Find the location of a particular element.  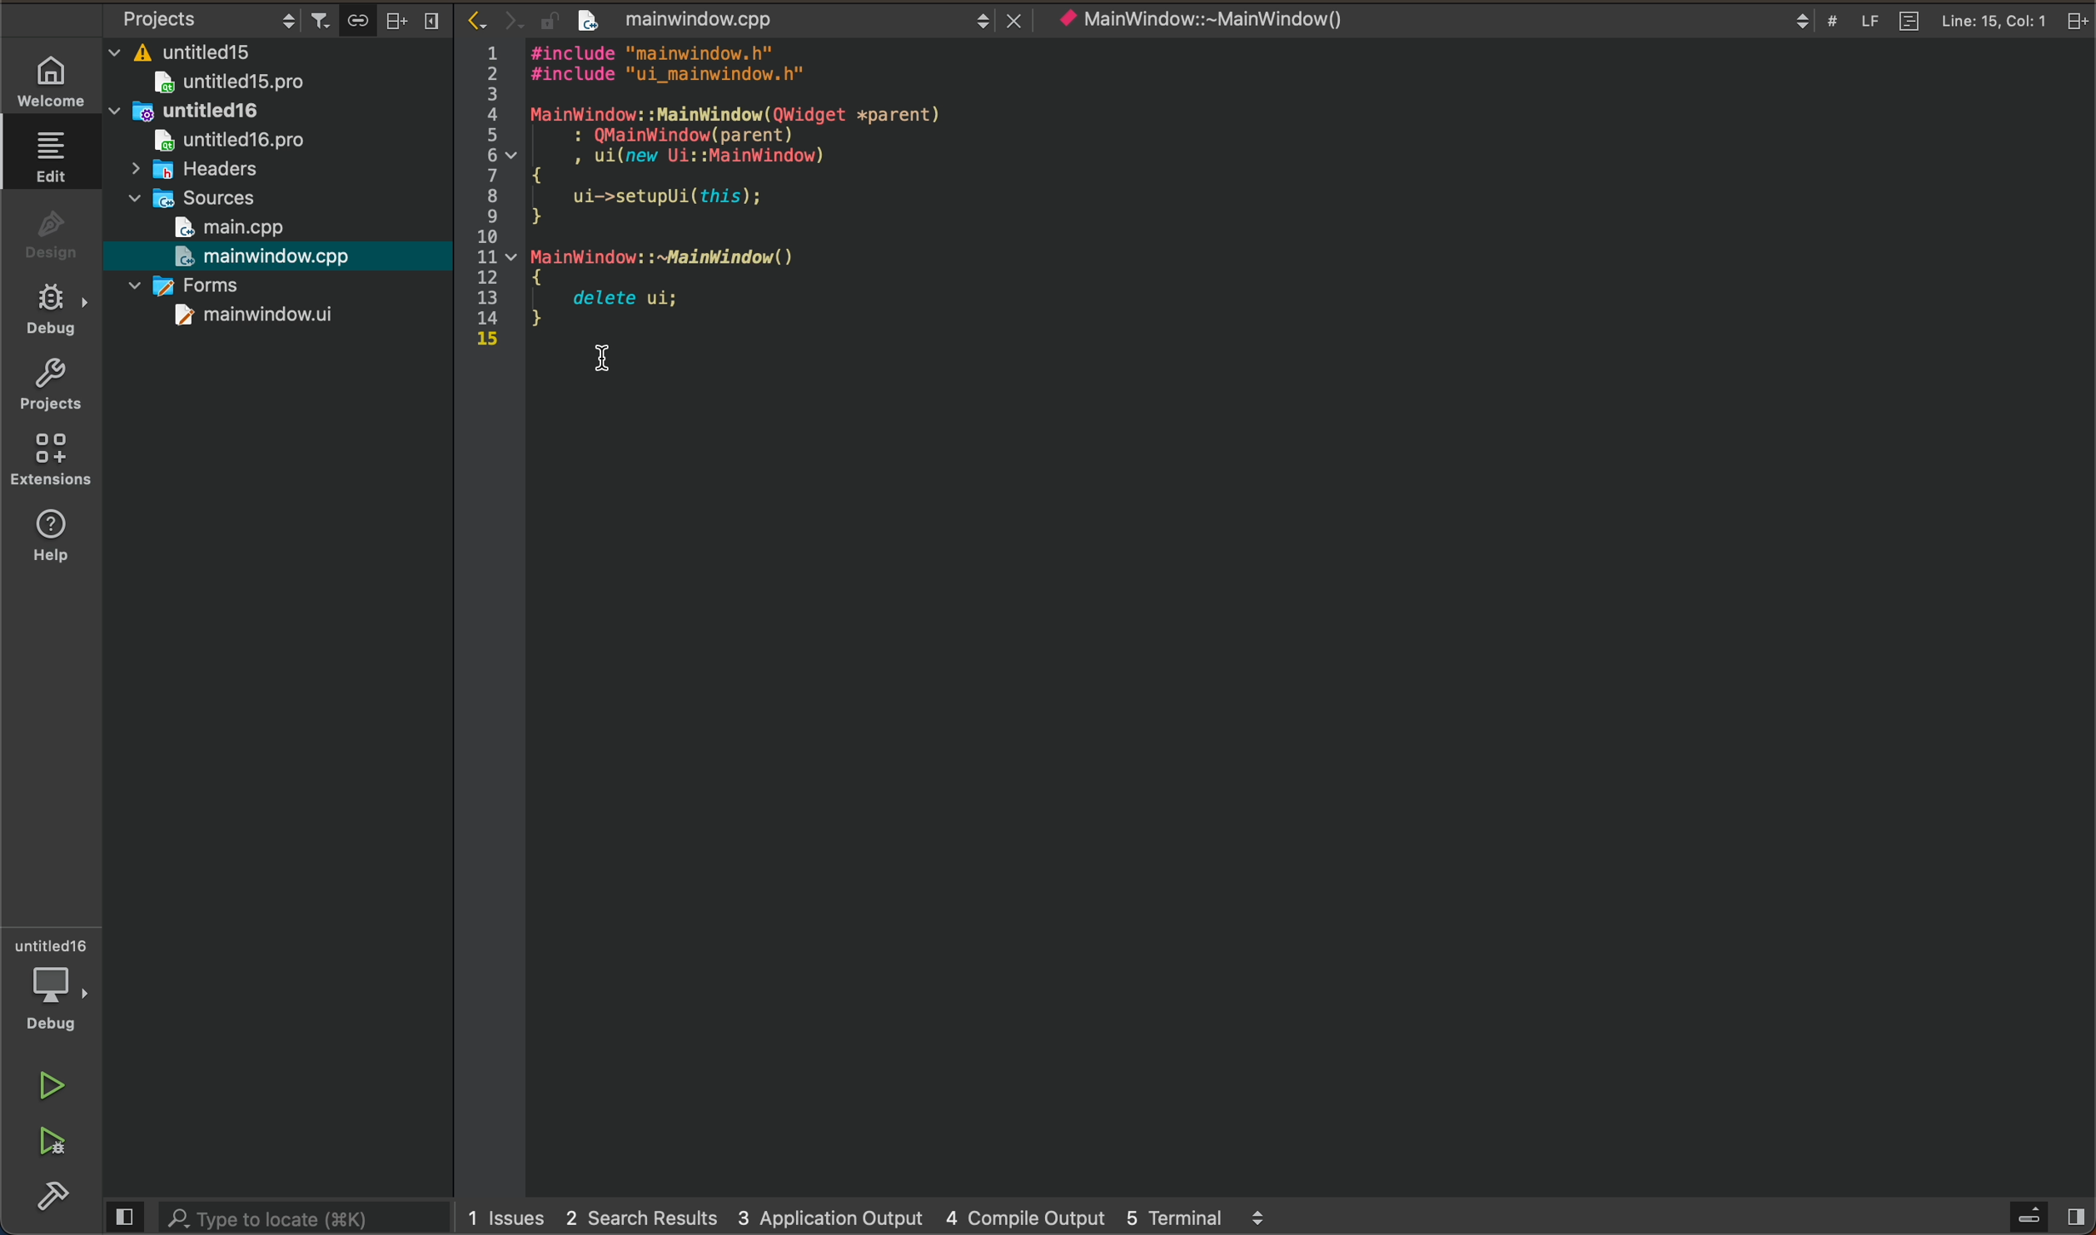

untitled16 is located at coordinates (222, 113).